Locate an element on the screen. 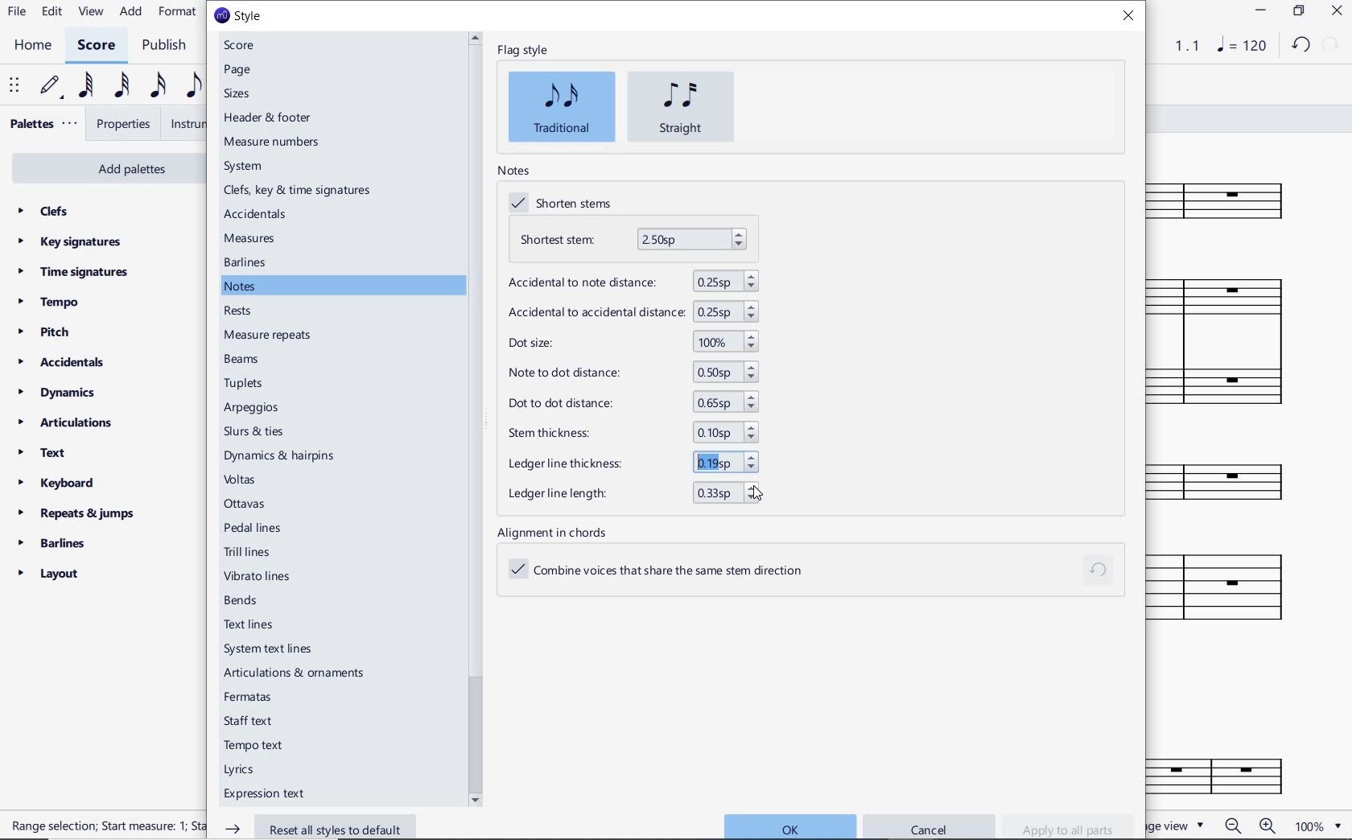 The height and width of the screenshot is (840, 1352). 32nd note is located at coordinates (122, 88).